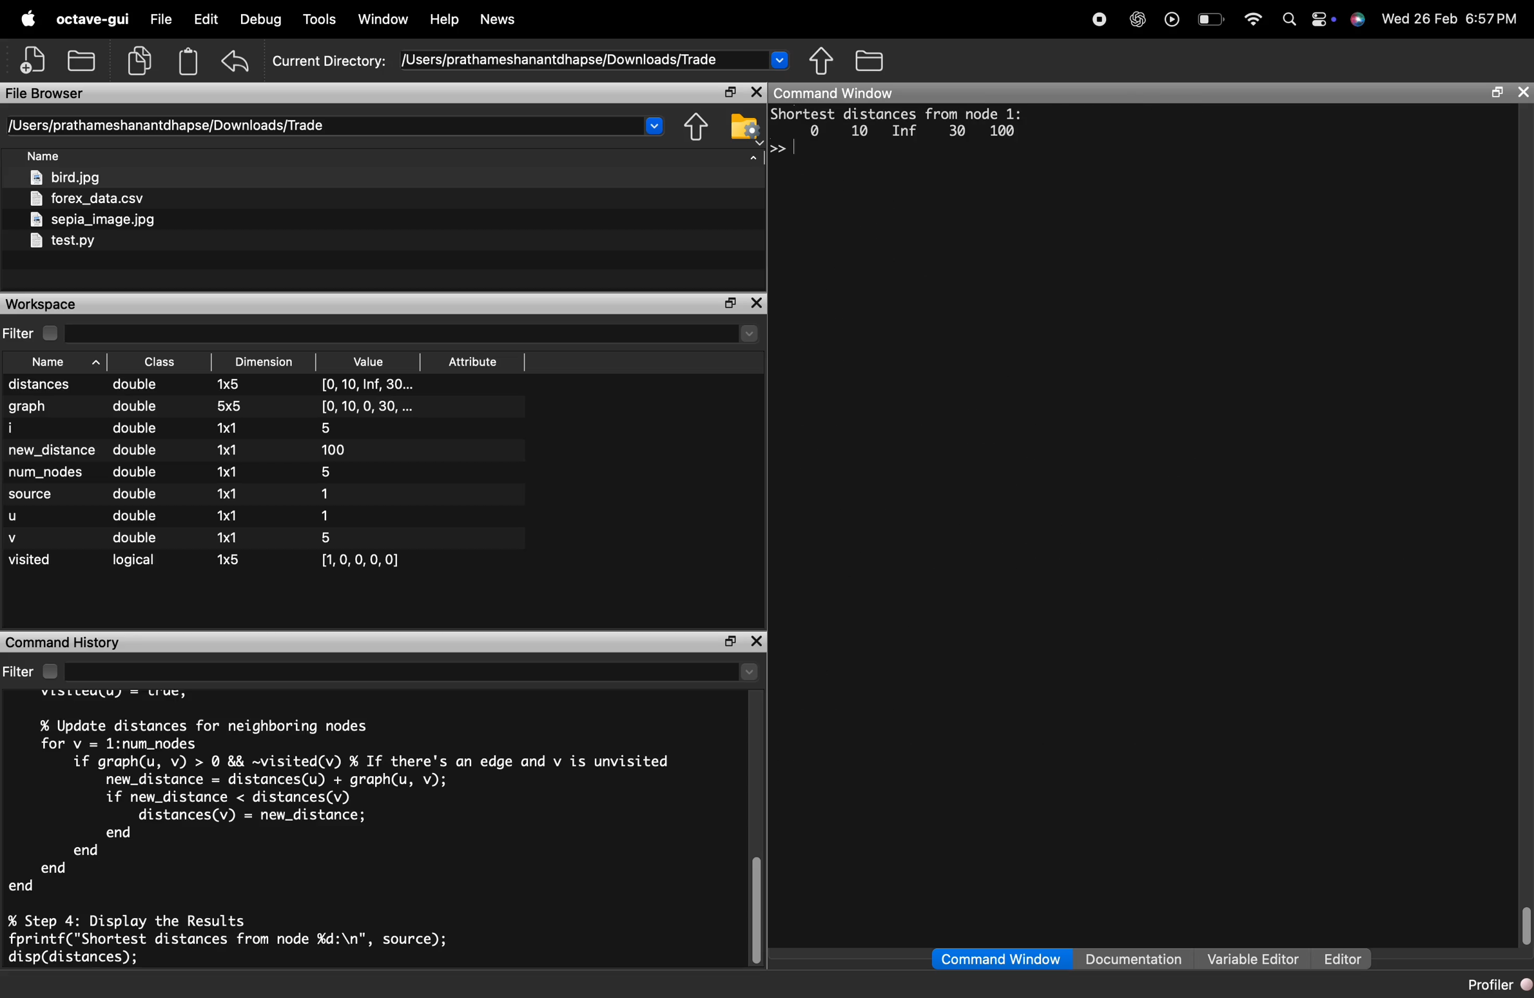  Describe the element at coordinates (66, 643) in the screenshot. I see `command history` at that location.